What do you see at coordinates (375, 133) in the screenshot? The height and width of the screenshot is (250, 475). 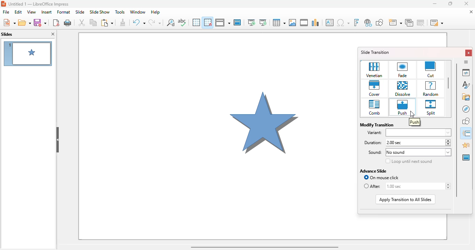 I see `variant` at bounding box center [375, 133].